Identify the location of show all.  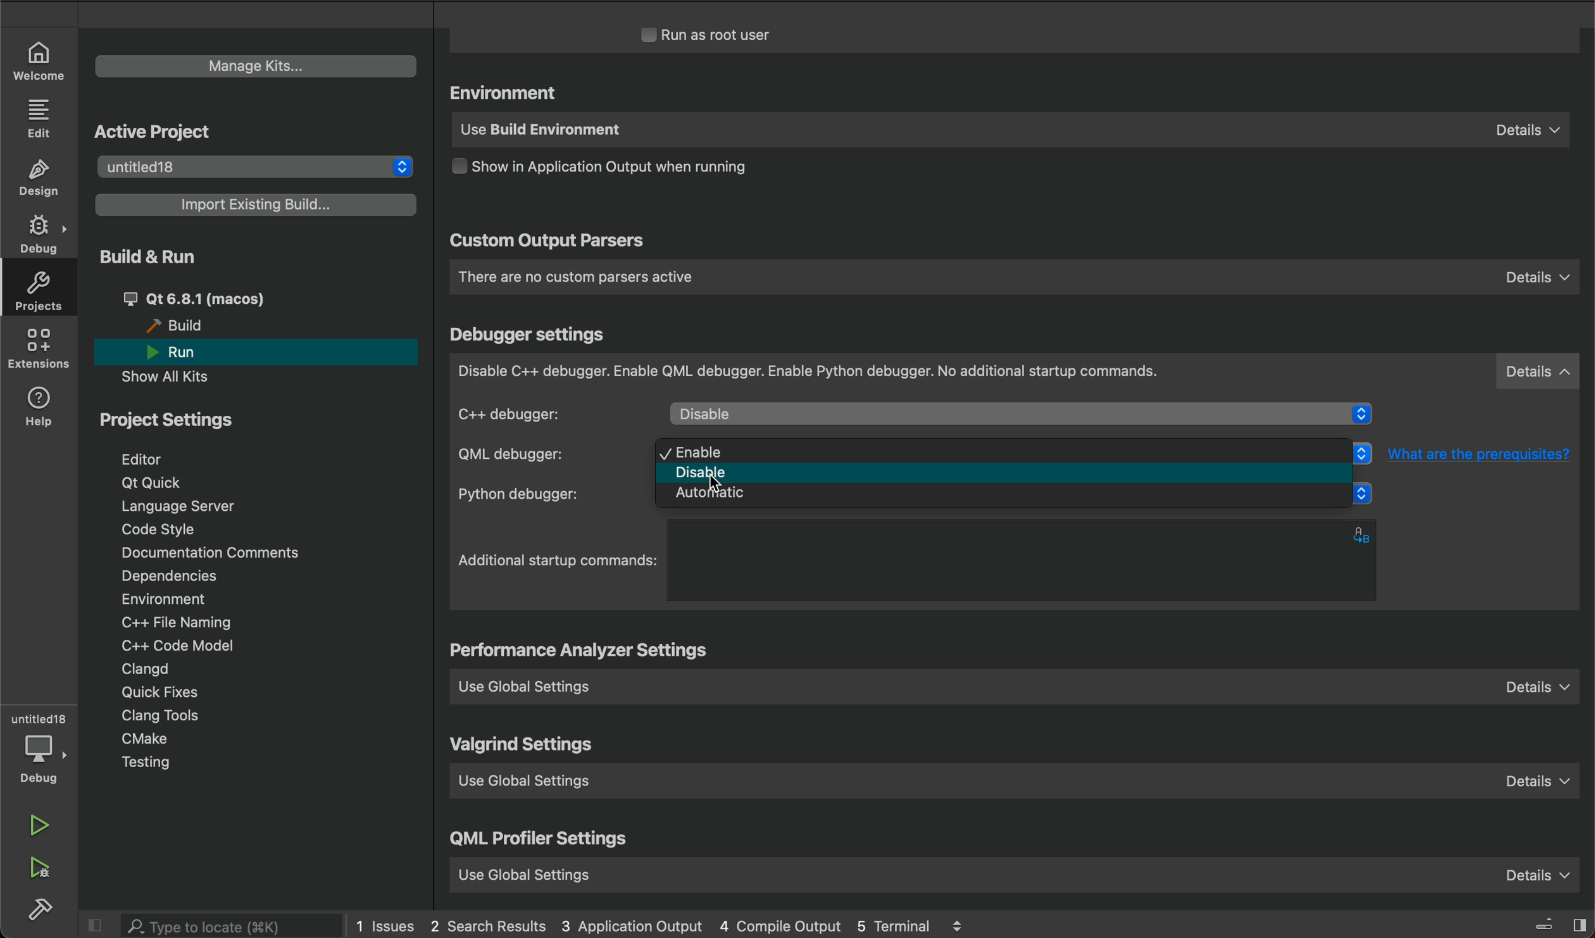
(175, 377).